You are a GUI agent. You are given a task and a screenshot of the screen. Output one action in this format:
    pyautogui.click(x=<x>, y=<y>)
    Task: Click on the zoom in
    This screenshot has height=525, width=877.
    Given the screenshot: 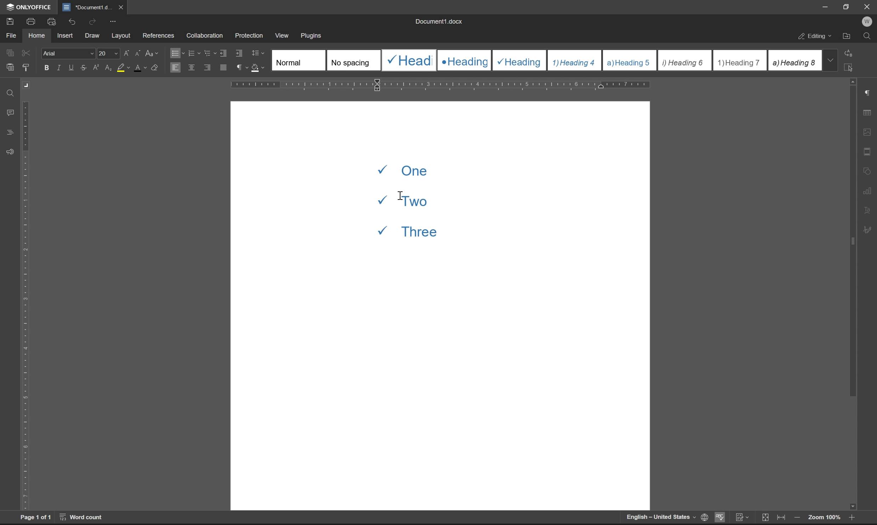 What is the action you would take?
    pyautogui.click(x=850, y=519)
    